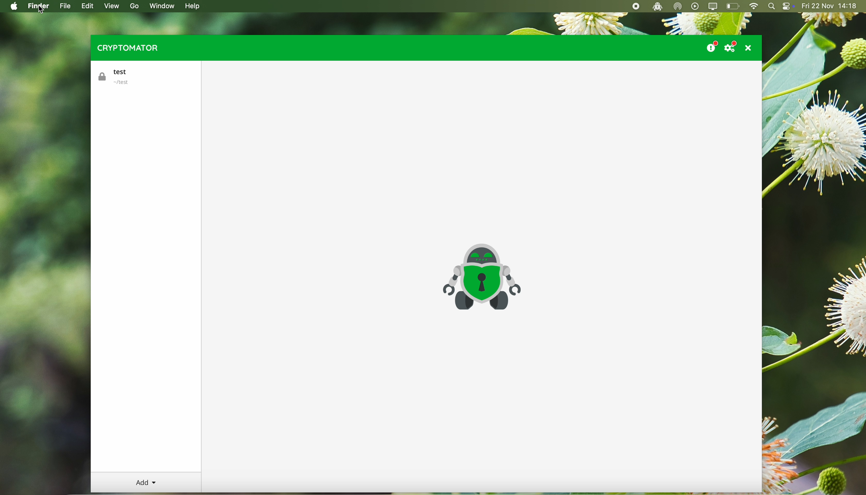 This screenshot has width=866, height=495. What do you see at coordinates (695, 6) in the screenshot?
I see `play` at bounding box center [695, 6].